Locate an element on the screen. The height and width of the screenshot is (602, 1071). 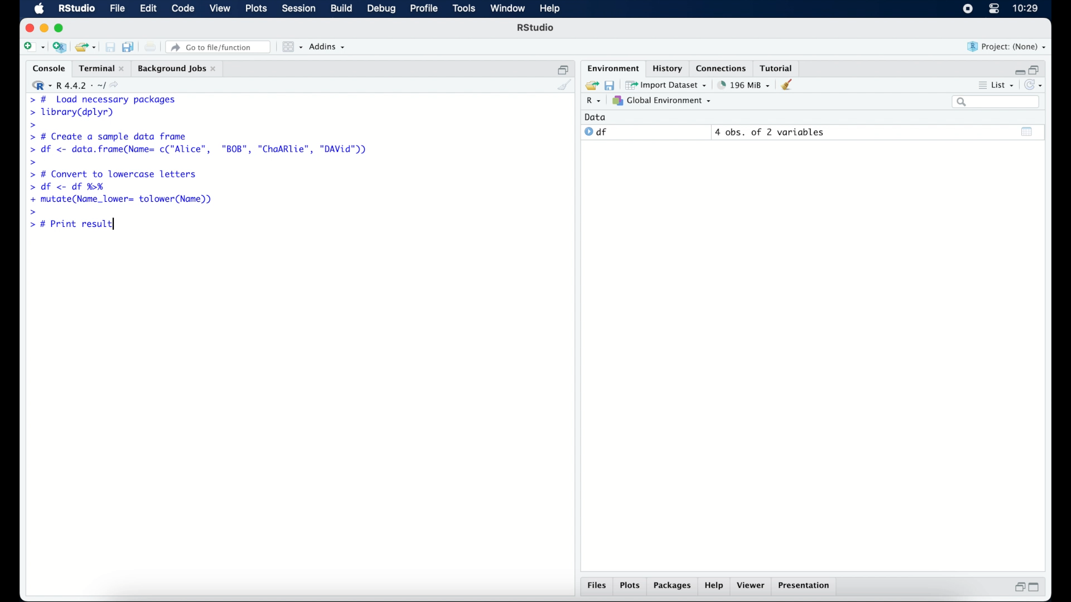
show output  window is located at coordinates (1027, 131).